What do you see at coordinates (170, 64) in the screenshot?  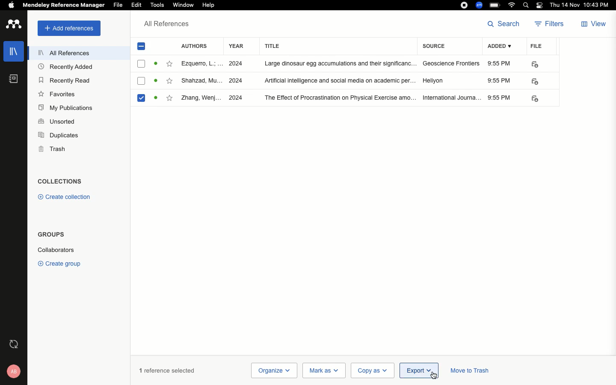 I see `Favourite` at bounding box center [170, 64].